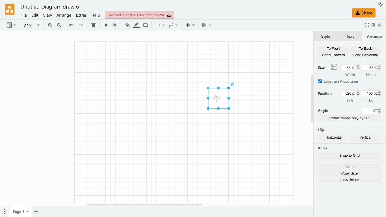  Describe the element at coordinates (335, 138) in the screenshot. I see `Flip horizontally` at that location.